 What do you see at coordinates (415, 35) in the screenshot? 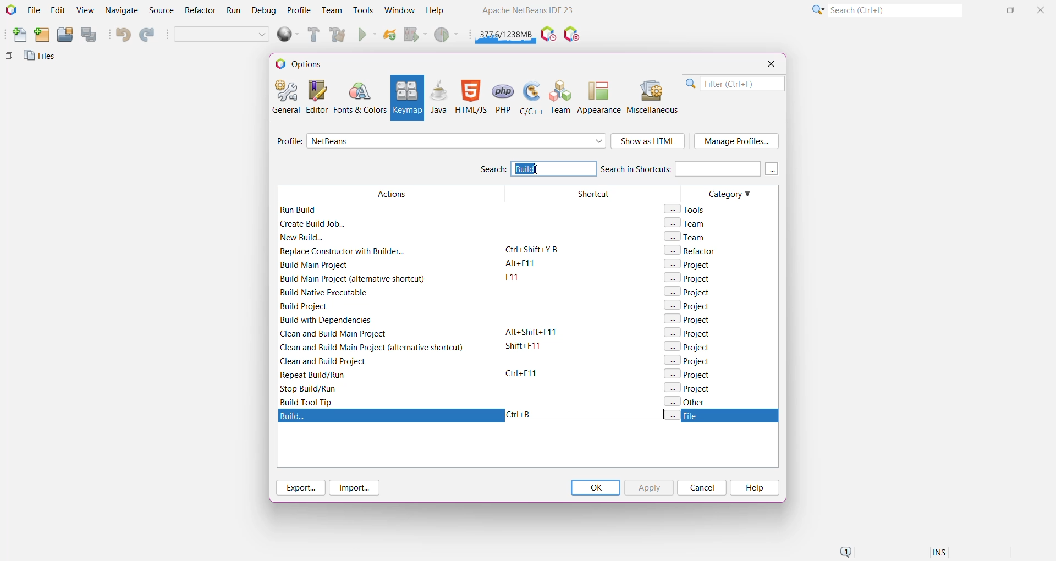
I see `Debug Main Project` at bounding box center [415, 35].